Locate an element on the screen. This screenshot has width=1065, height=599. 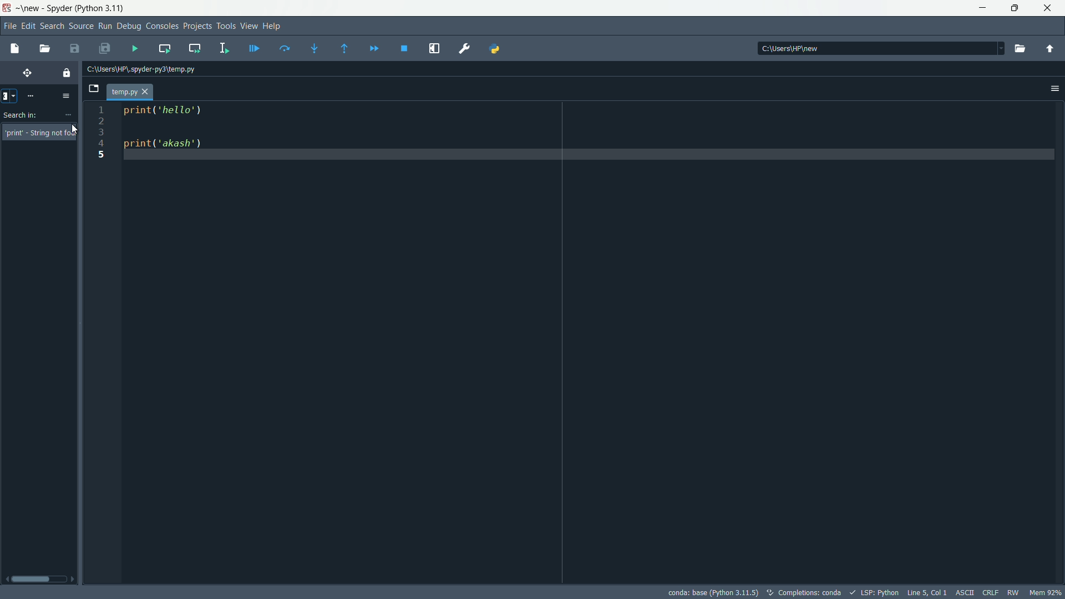
cursor position is located at coordinates (925, 592).